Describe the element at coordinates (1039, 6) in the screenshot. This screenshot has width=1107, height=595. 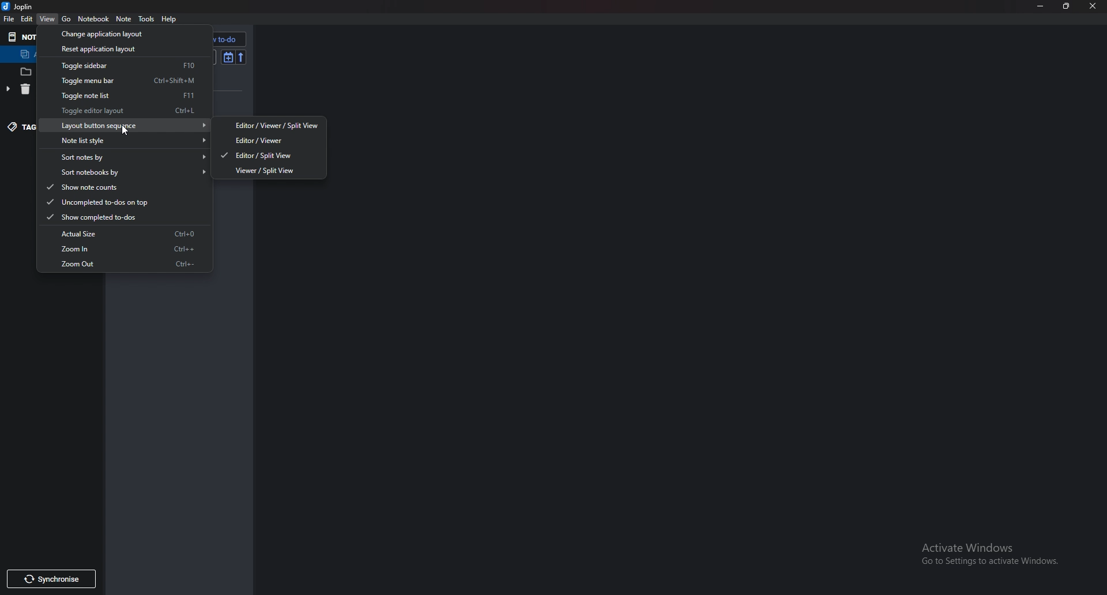
I see `Minimize` at that location.